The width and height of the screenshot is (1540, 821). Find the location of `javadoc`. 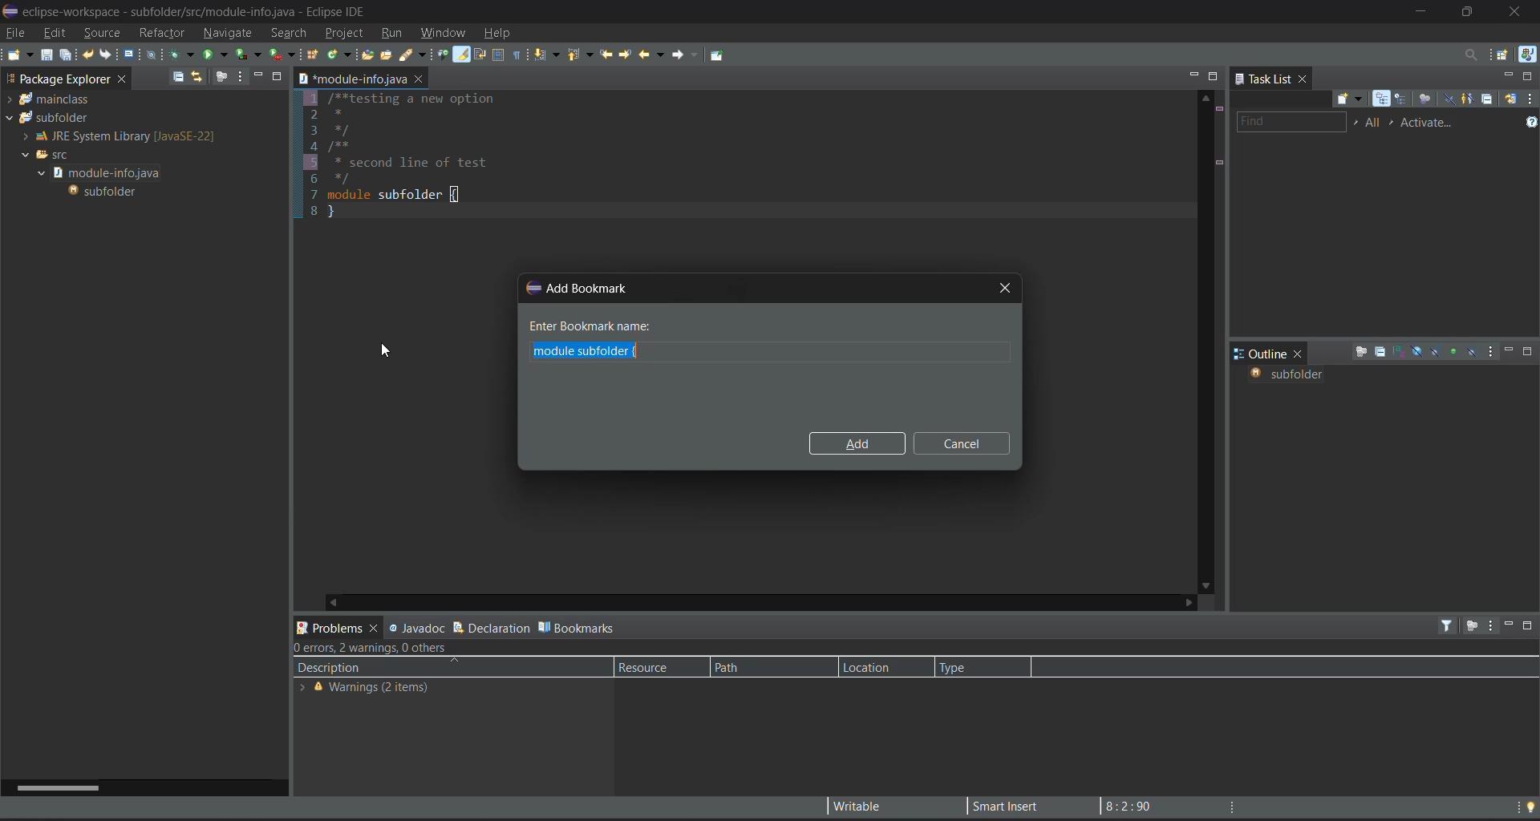

javadoc is located at coordinates (417, 625).